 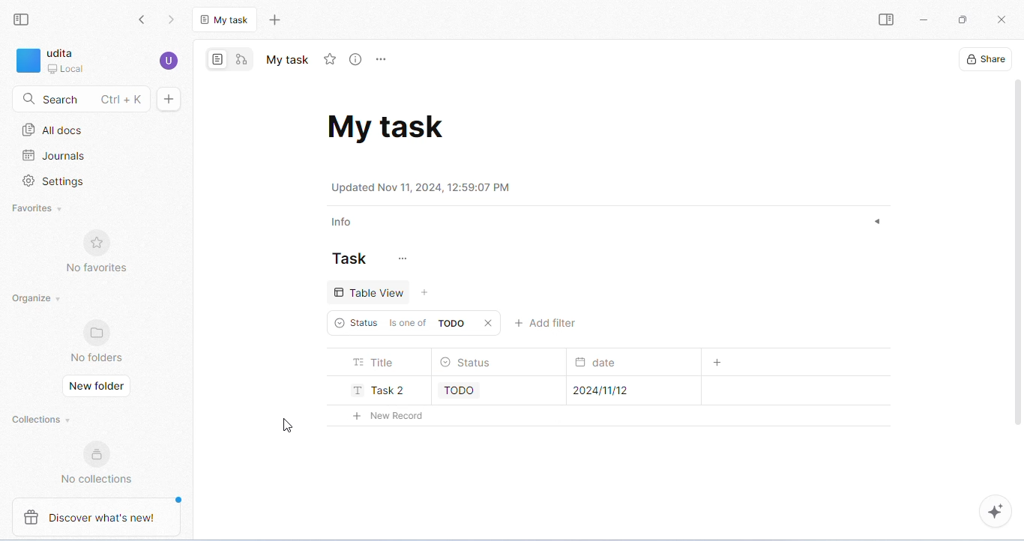 What do you see at coordinates (54, 183) in the screenshot?
I see `settings` at bounding box center [54, 183].